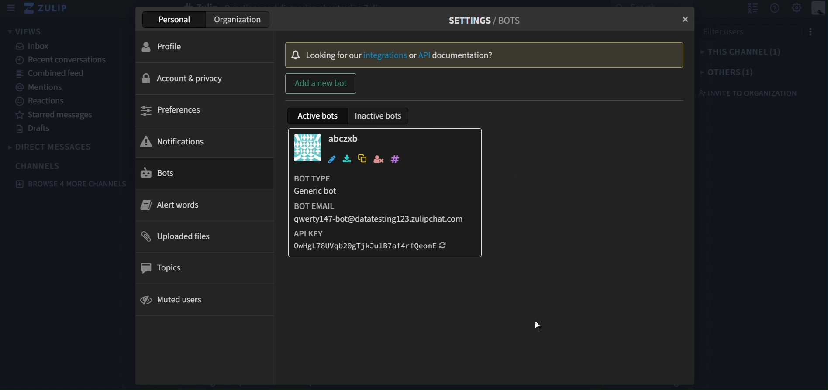  Describe the element at coordinates (11, 8) in the screenshot. I see `hide sidebar` at that location.